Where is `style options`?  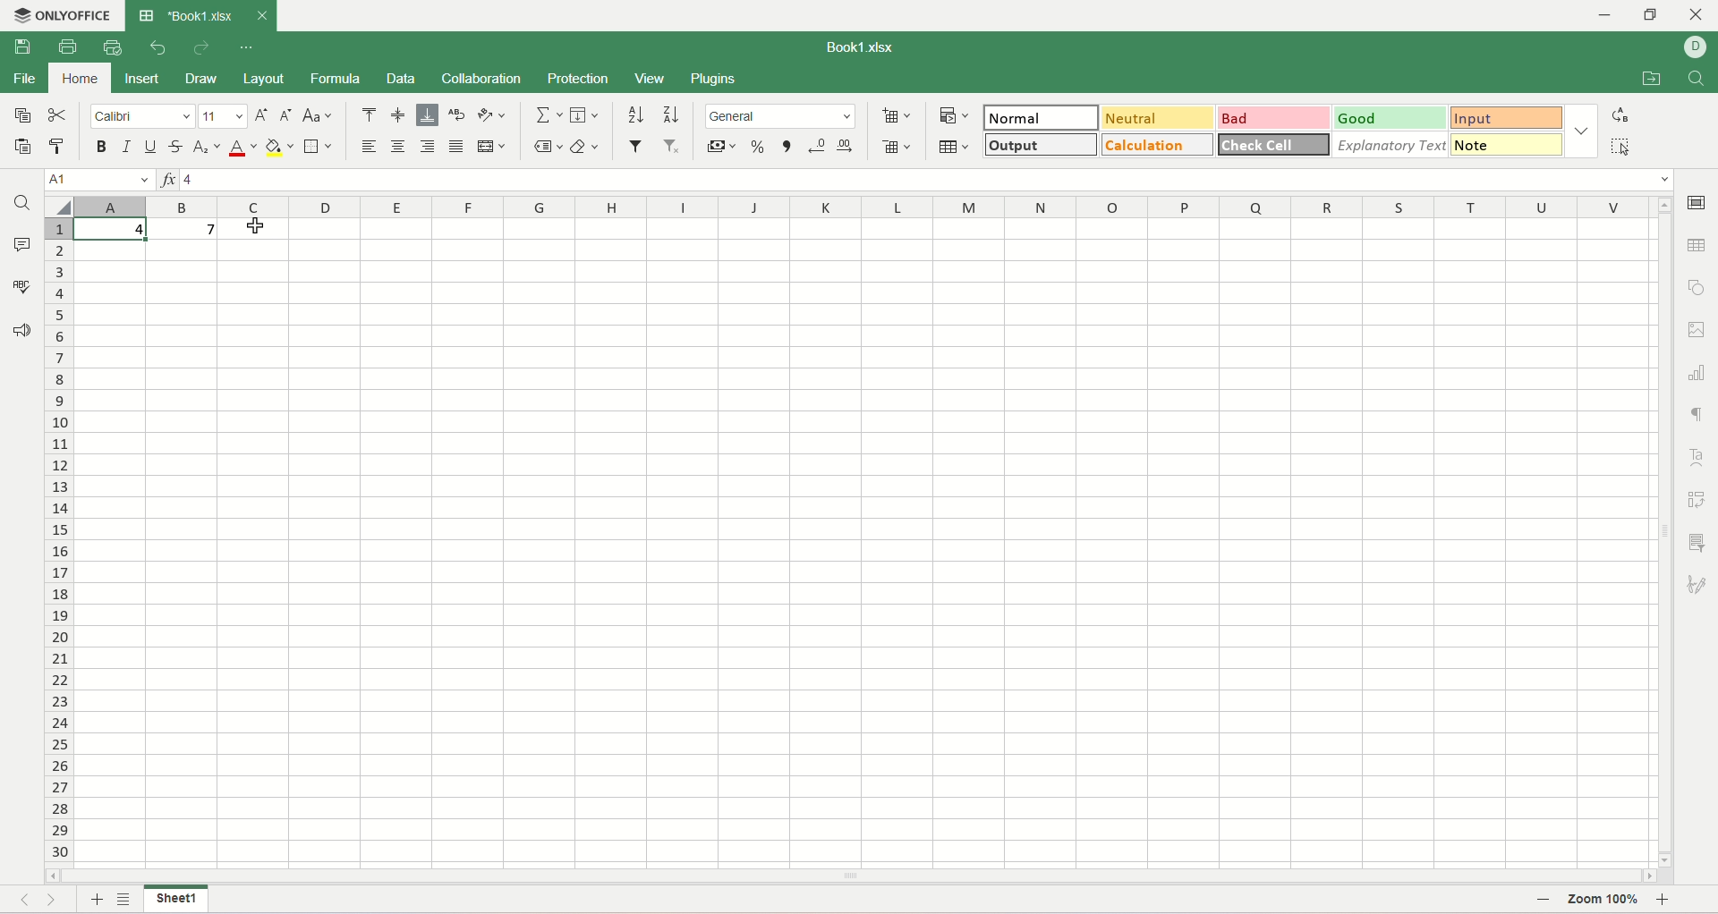 style options is located at coordinates (1584, 131).